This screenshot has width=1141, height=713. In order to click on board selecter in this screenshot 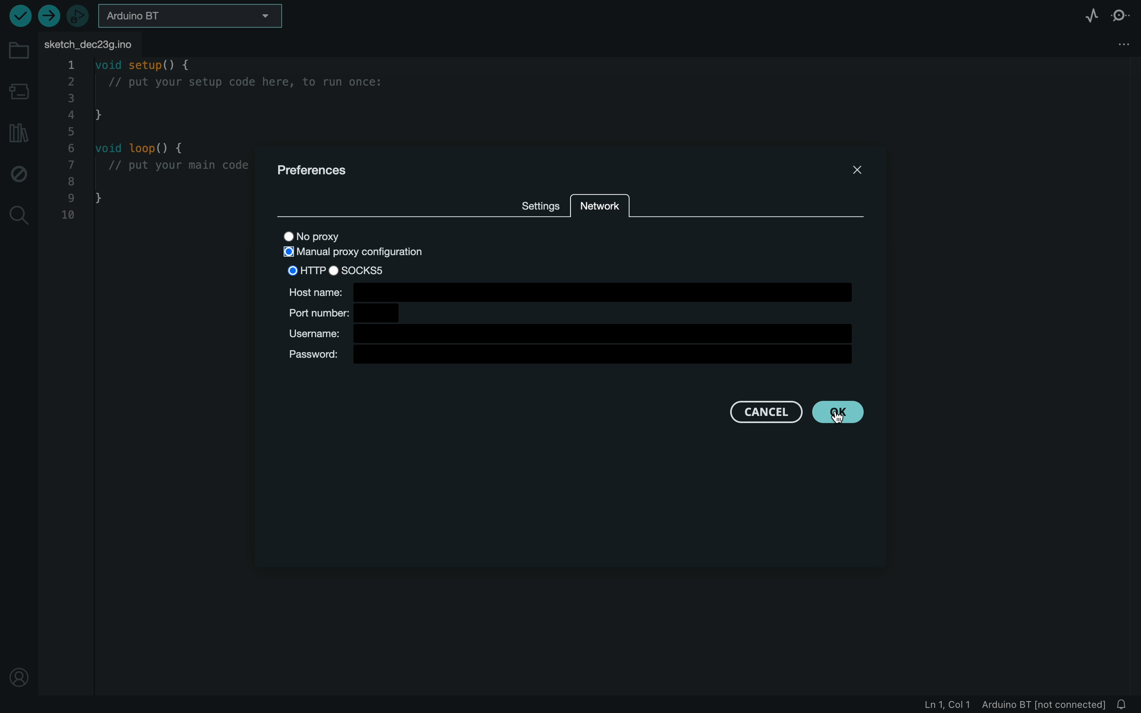, I will do `click(190, 17)`.